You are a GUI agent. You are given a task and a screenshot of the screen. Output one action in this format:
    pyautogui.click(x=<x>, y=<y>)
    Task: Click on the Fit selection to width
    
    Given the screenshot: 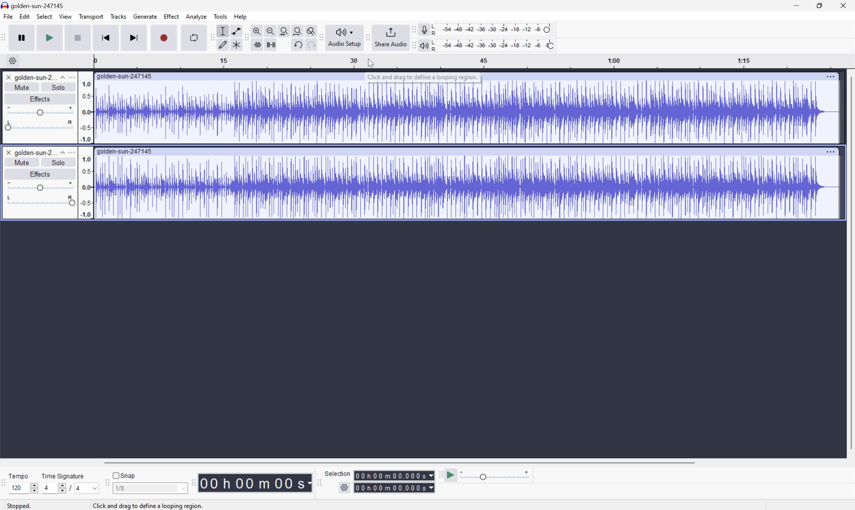 What is the action you would take?
    pyautogui.click(x=283, y=30)
    